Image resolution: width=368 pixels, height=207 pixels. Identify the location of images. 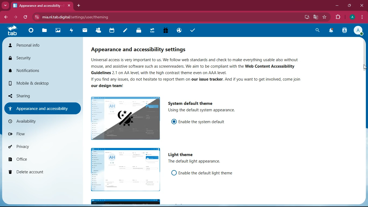
(58, 30).